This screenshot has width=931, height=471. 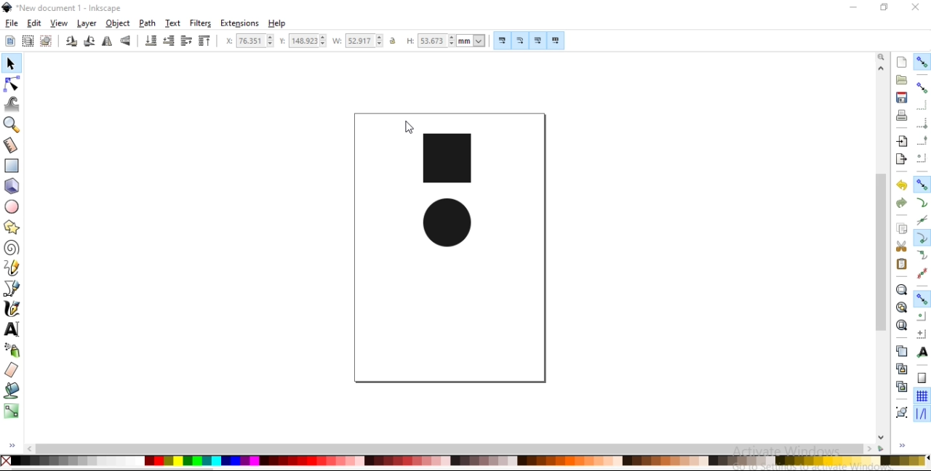 I want to click on new document 1 -Inksacpe, so click(x=67, y=8).